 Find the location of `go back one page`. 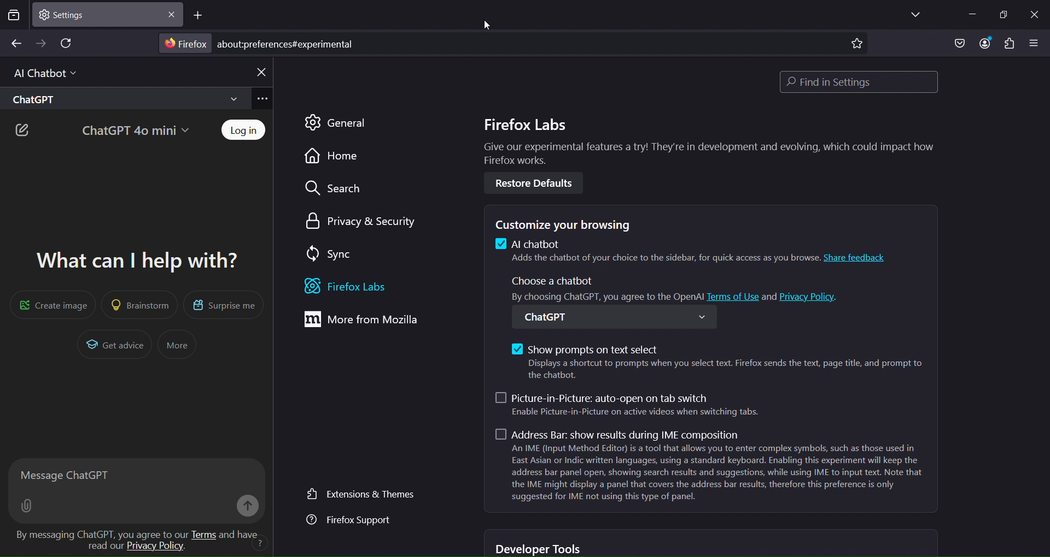

go back one page is located at coordinates (15, 43).